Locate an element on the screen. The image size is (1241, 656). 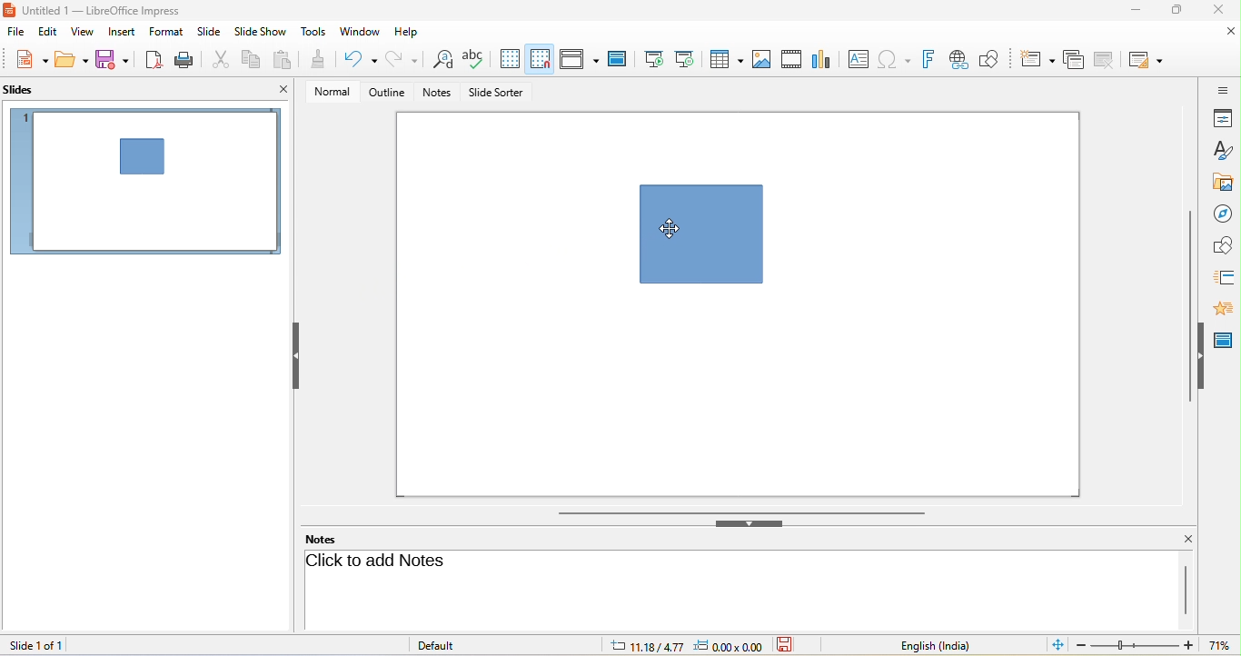
navigator is located at coordinates (1223, 211).